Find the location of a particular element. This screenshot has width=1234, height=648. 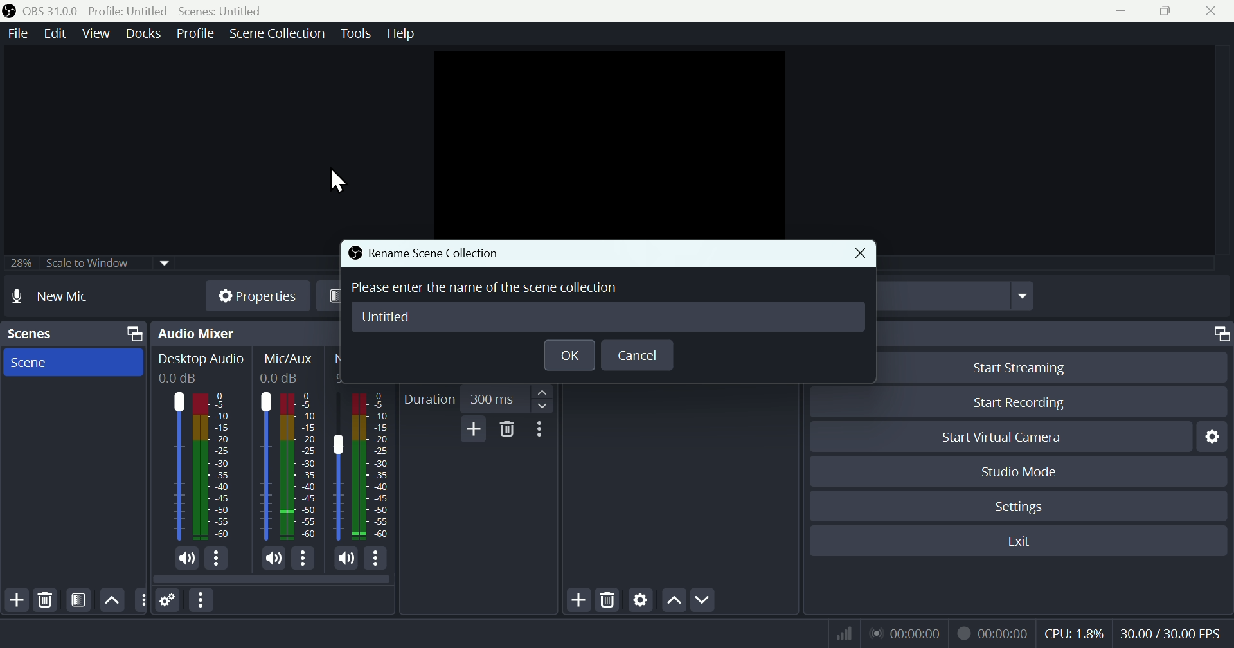

Filter is located at coordinates (80, 600).